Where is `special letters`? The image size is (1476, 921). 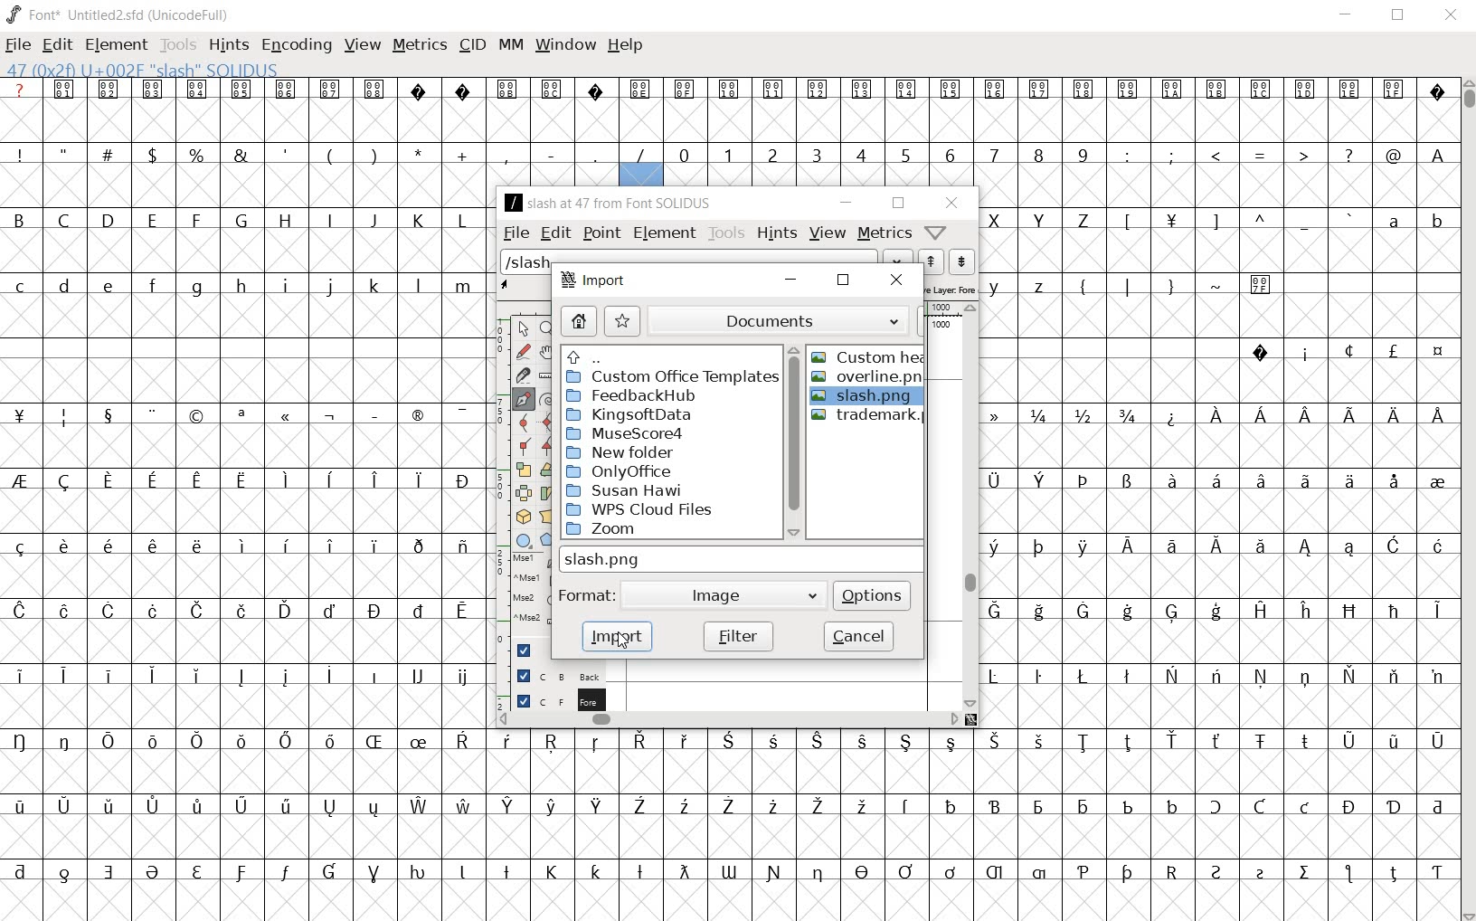 special letters is located at coordinates (1217, 479).